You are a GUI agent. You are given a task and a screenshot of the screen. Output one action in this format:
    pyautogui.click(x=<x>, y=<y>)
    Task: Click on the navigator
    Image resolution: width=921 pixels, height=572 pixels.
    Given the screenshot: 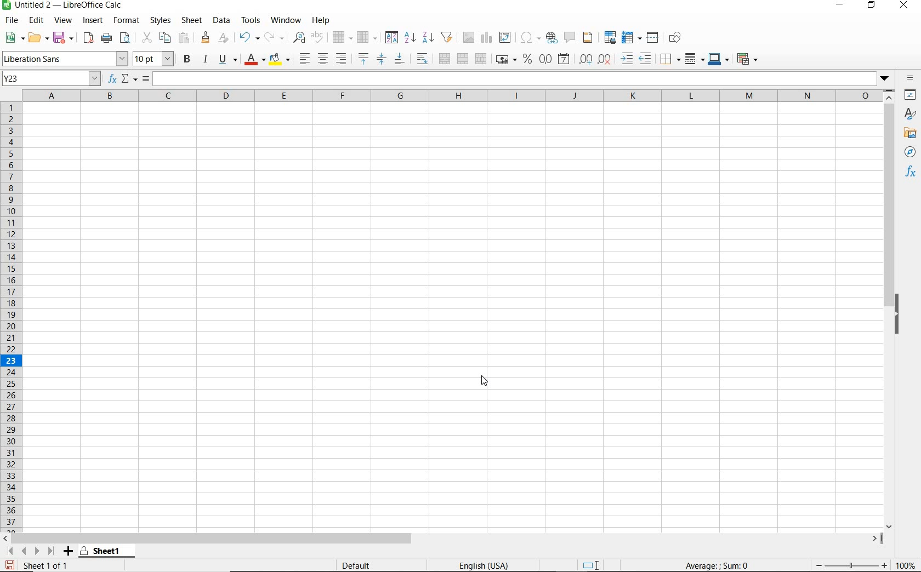 What is the action you would take?
    pyautogui.click(x=911, y=151)
    